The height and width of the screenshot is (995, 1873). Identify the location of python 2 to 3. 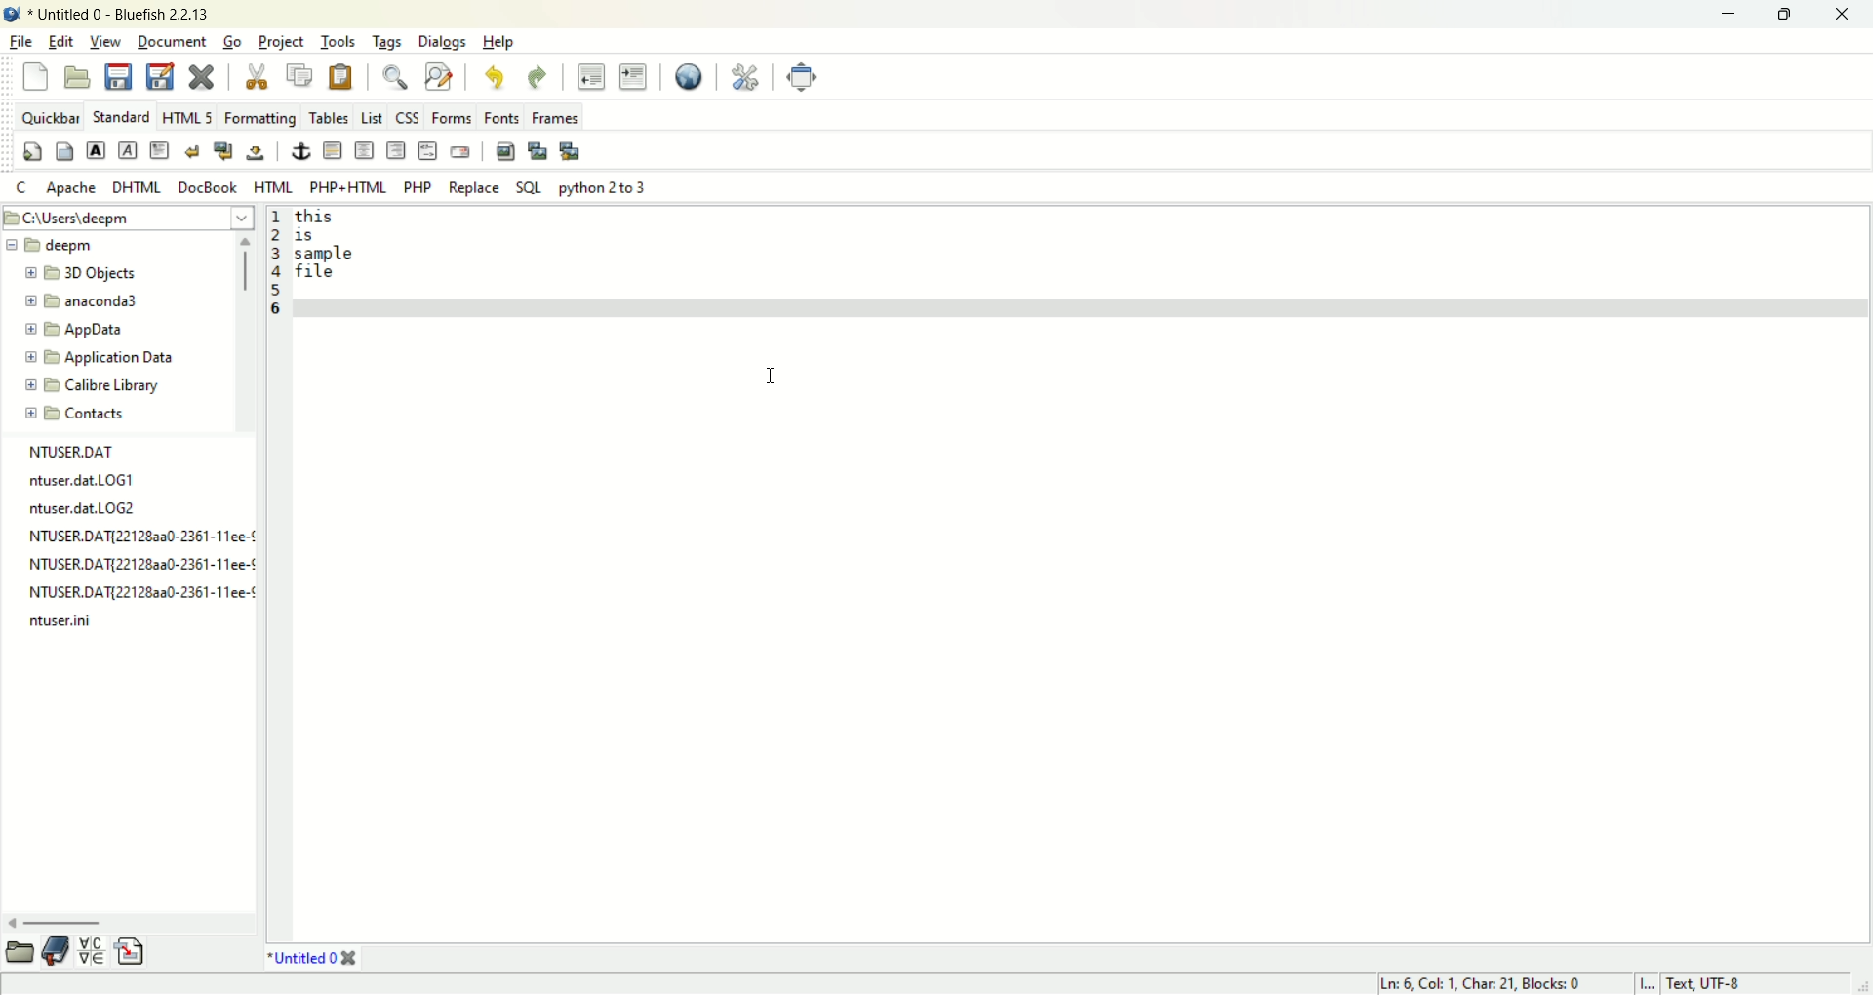
(603, 187).